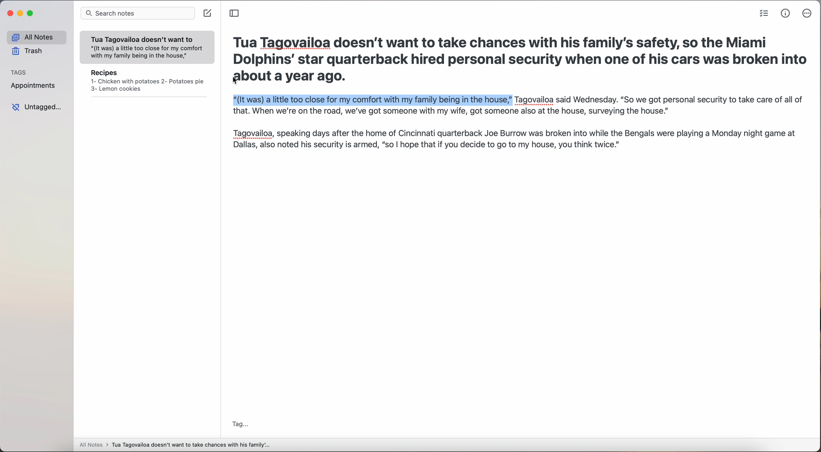 The height and width of the screenshot is (452, 821). I want to click on enlarged typo on the body text, so click(515, 120).